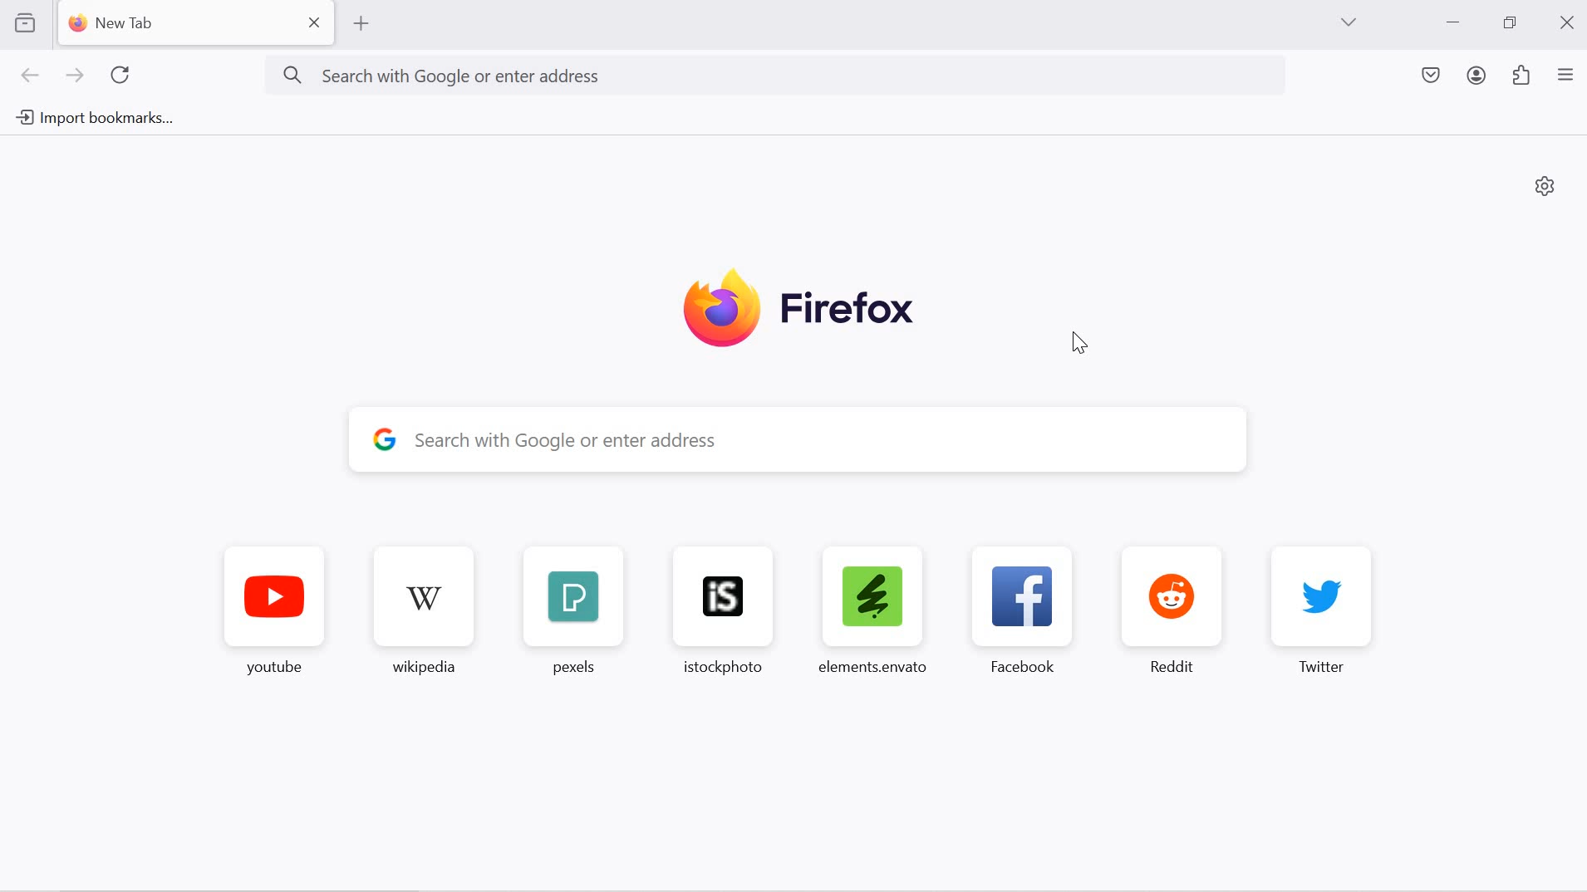 The image size is (1587, 892). Describe the element at coordinates (730, 620) in the screenshot. I see `istockphoto` at that location.